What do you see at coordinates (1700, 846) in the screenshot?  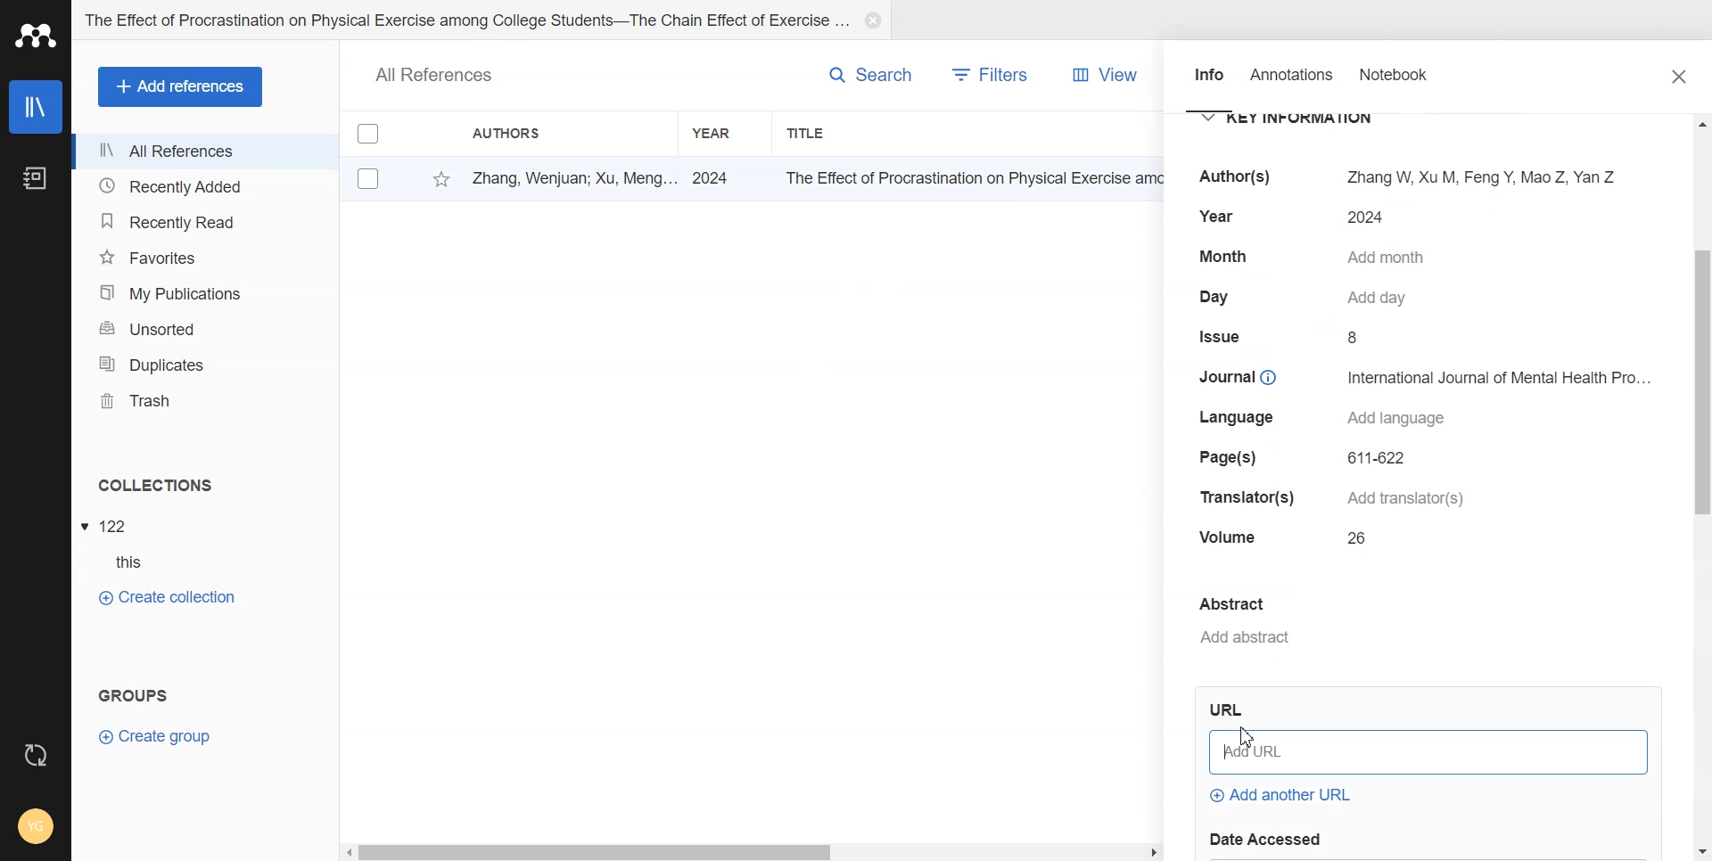 I see `Down` at bounding box center [1700, 846].